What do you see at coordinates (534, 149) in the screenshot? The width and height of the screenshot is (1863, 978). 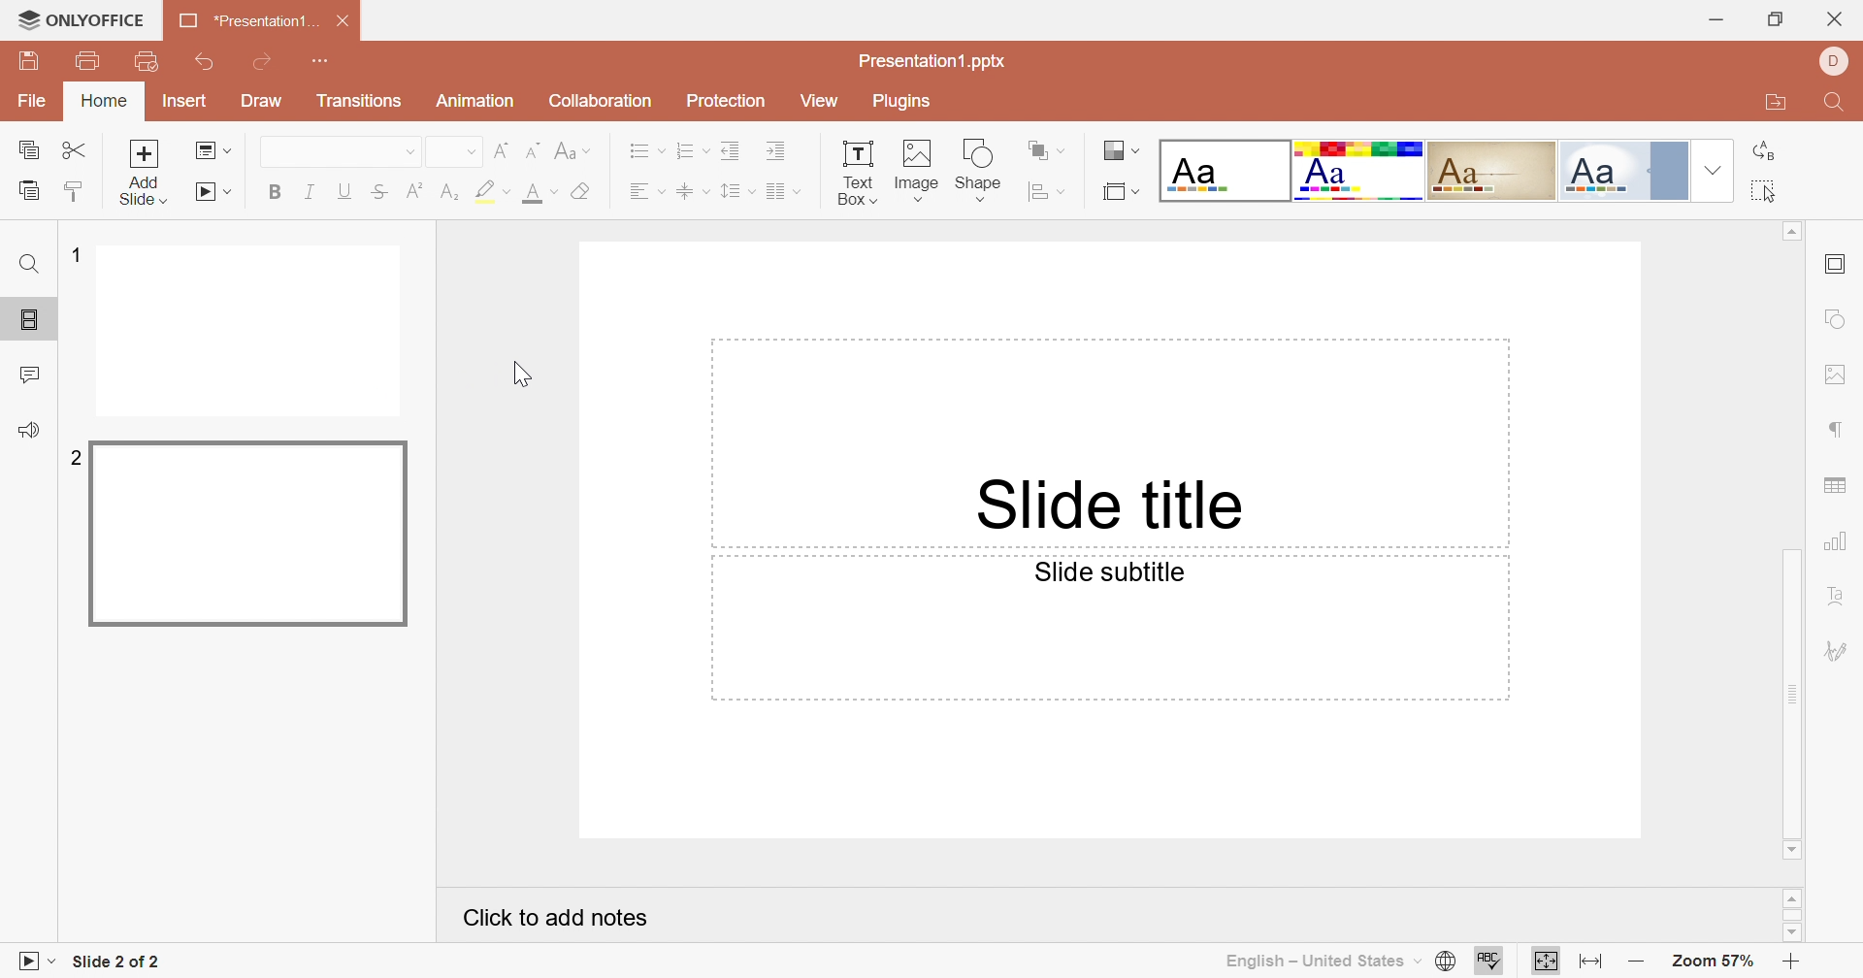 I see `Decrement Font Size` at bounding box center [534, 149].